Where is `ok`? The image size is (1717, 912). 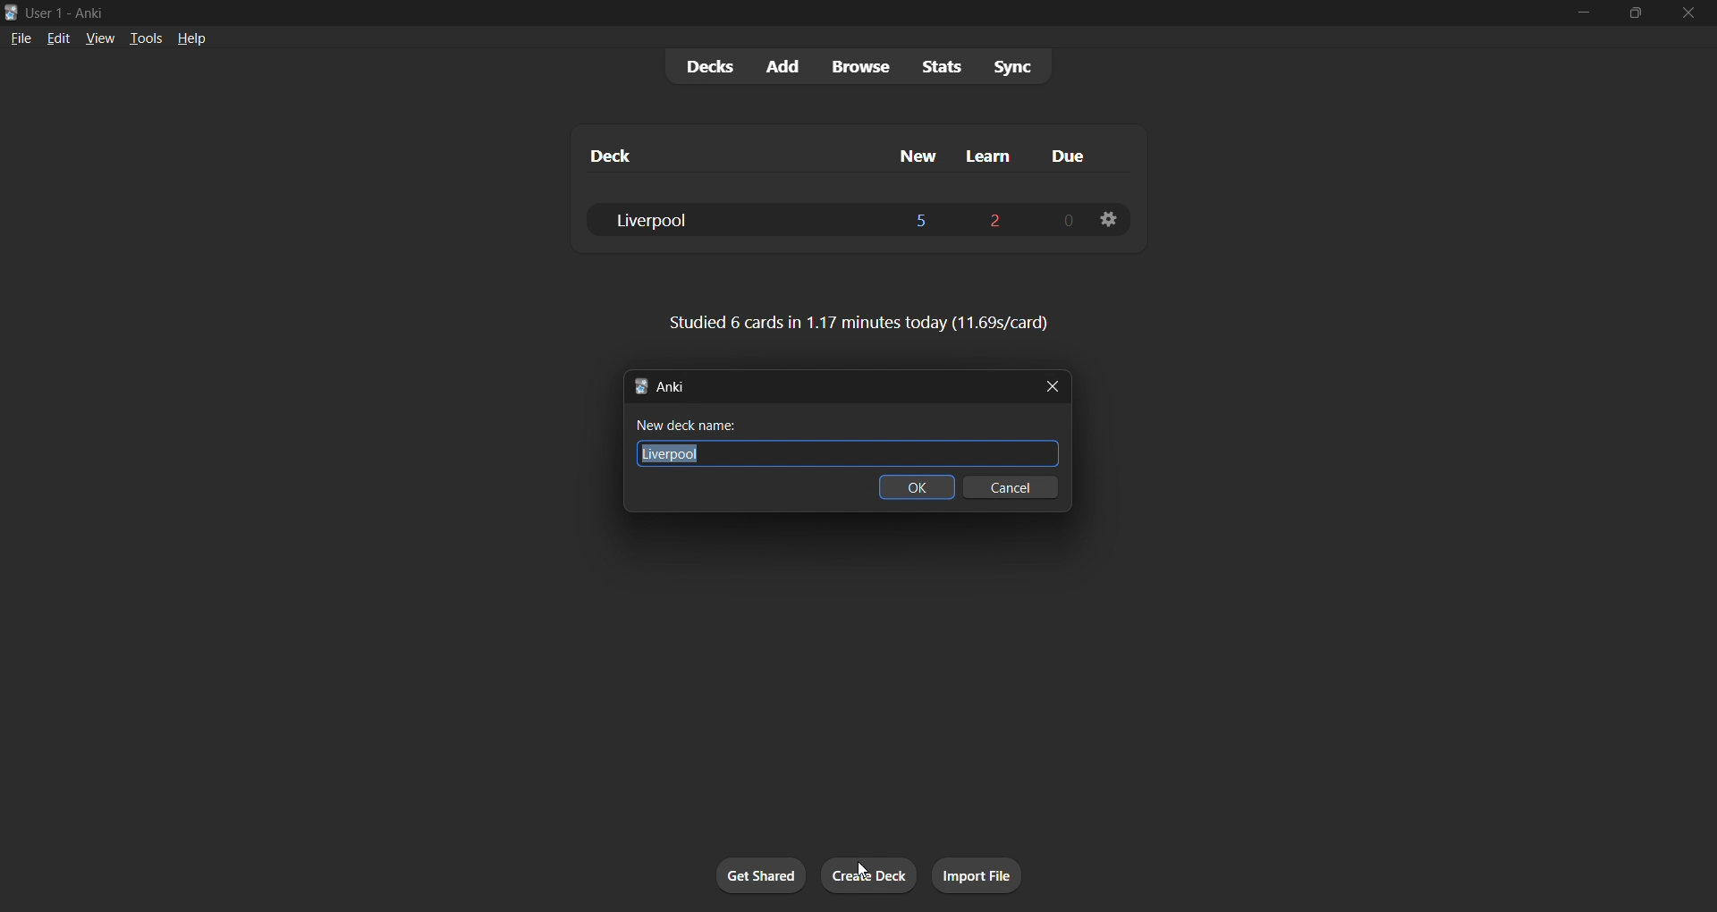 ok is located at coordinates (914, 486).